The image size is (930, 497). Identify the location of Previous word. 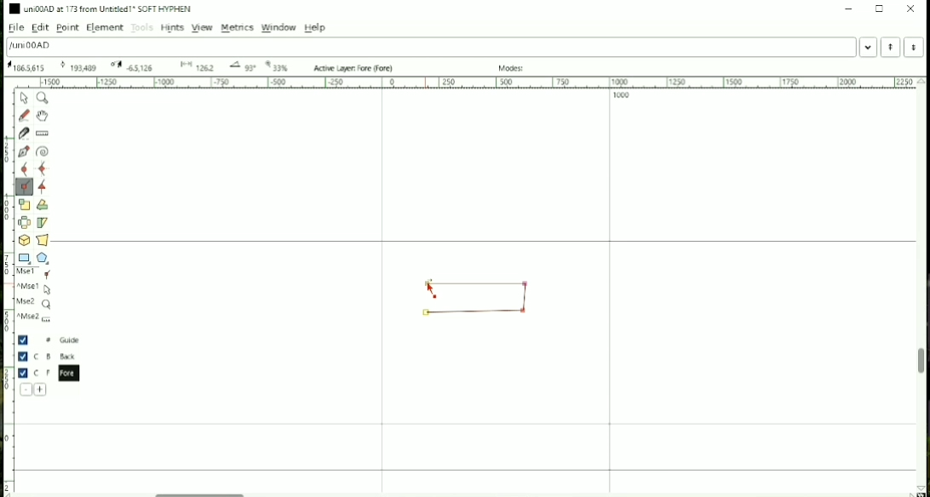
(890, 47).